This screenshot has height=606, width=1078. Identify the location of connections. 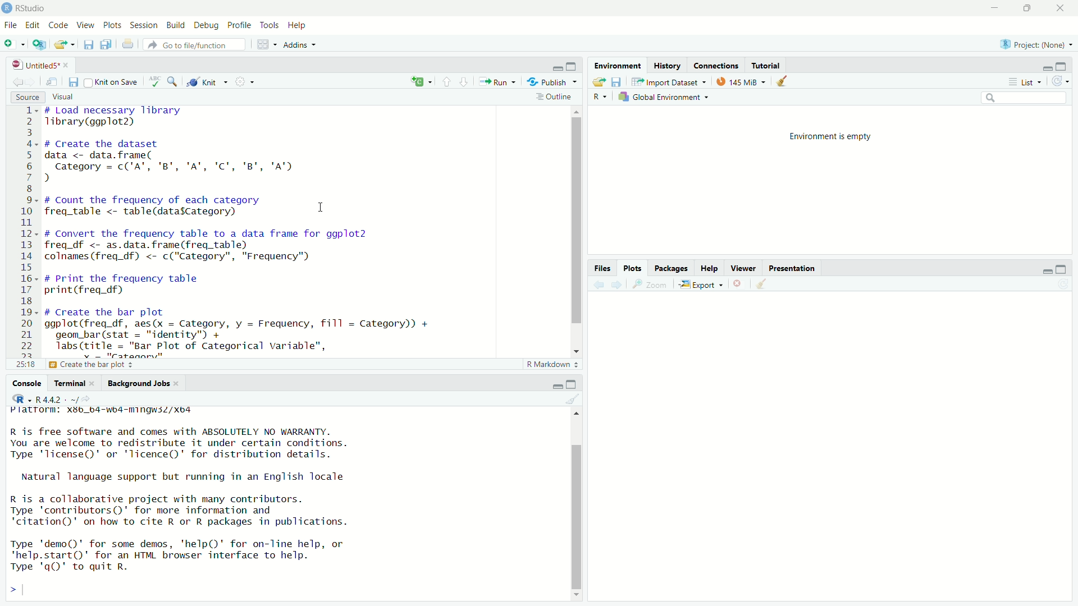
(717, 66).